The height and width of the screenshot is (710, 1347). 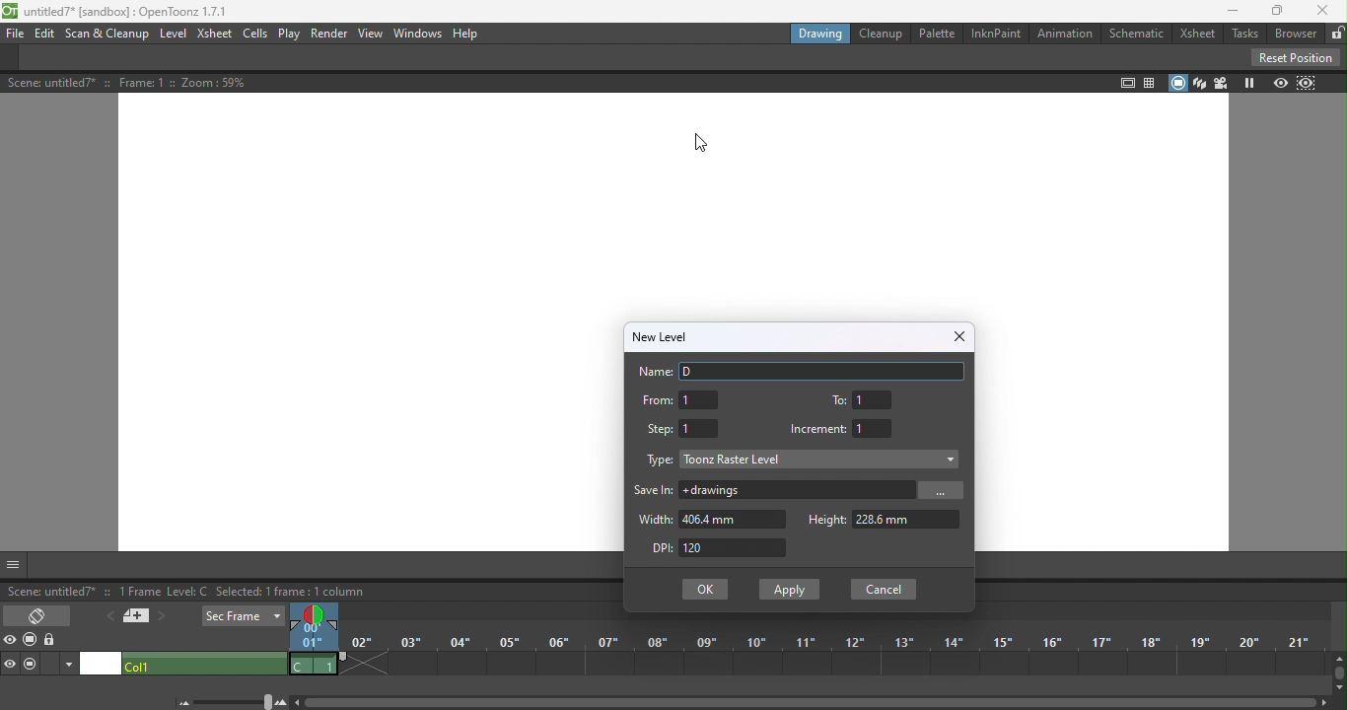 I want to click on Browse, so click(x=945, y=491).